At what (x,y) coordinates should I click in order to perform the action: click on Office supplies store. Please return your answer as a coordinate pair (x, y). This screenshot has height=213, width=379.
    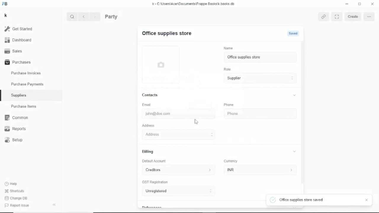
    Looking at the image, I should click on (260, 58).